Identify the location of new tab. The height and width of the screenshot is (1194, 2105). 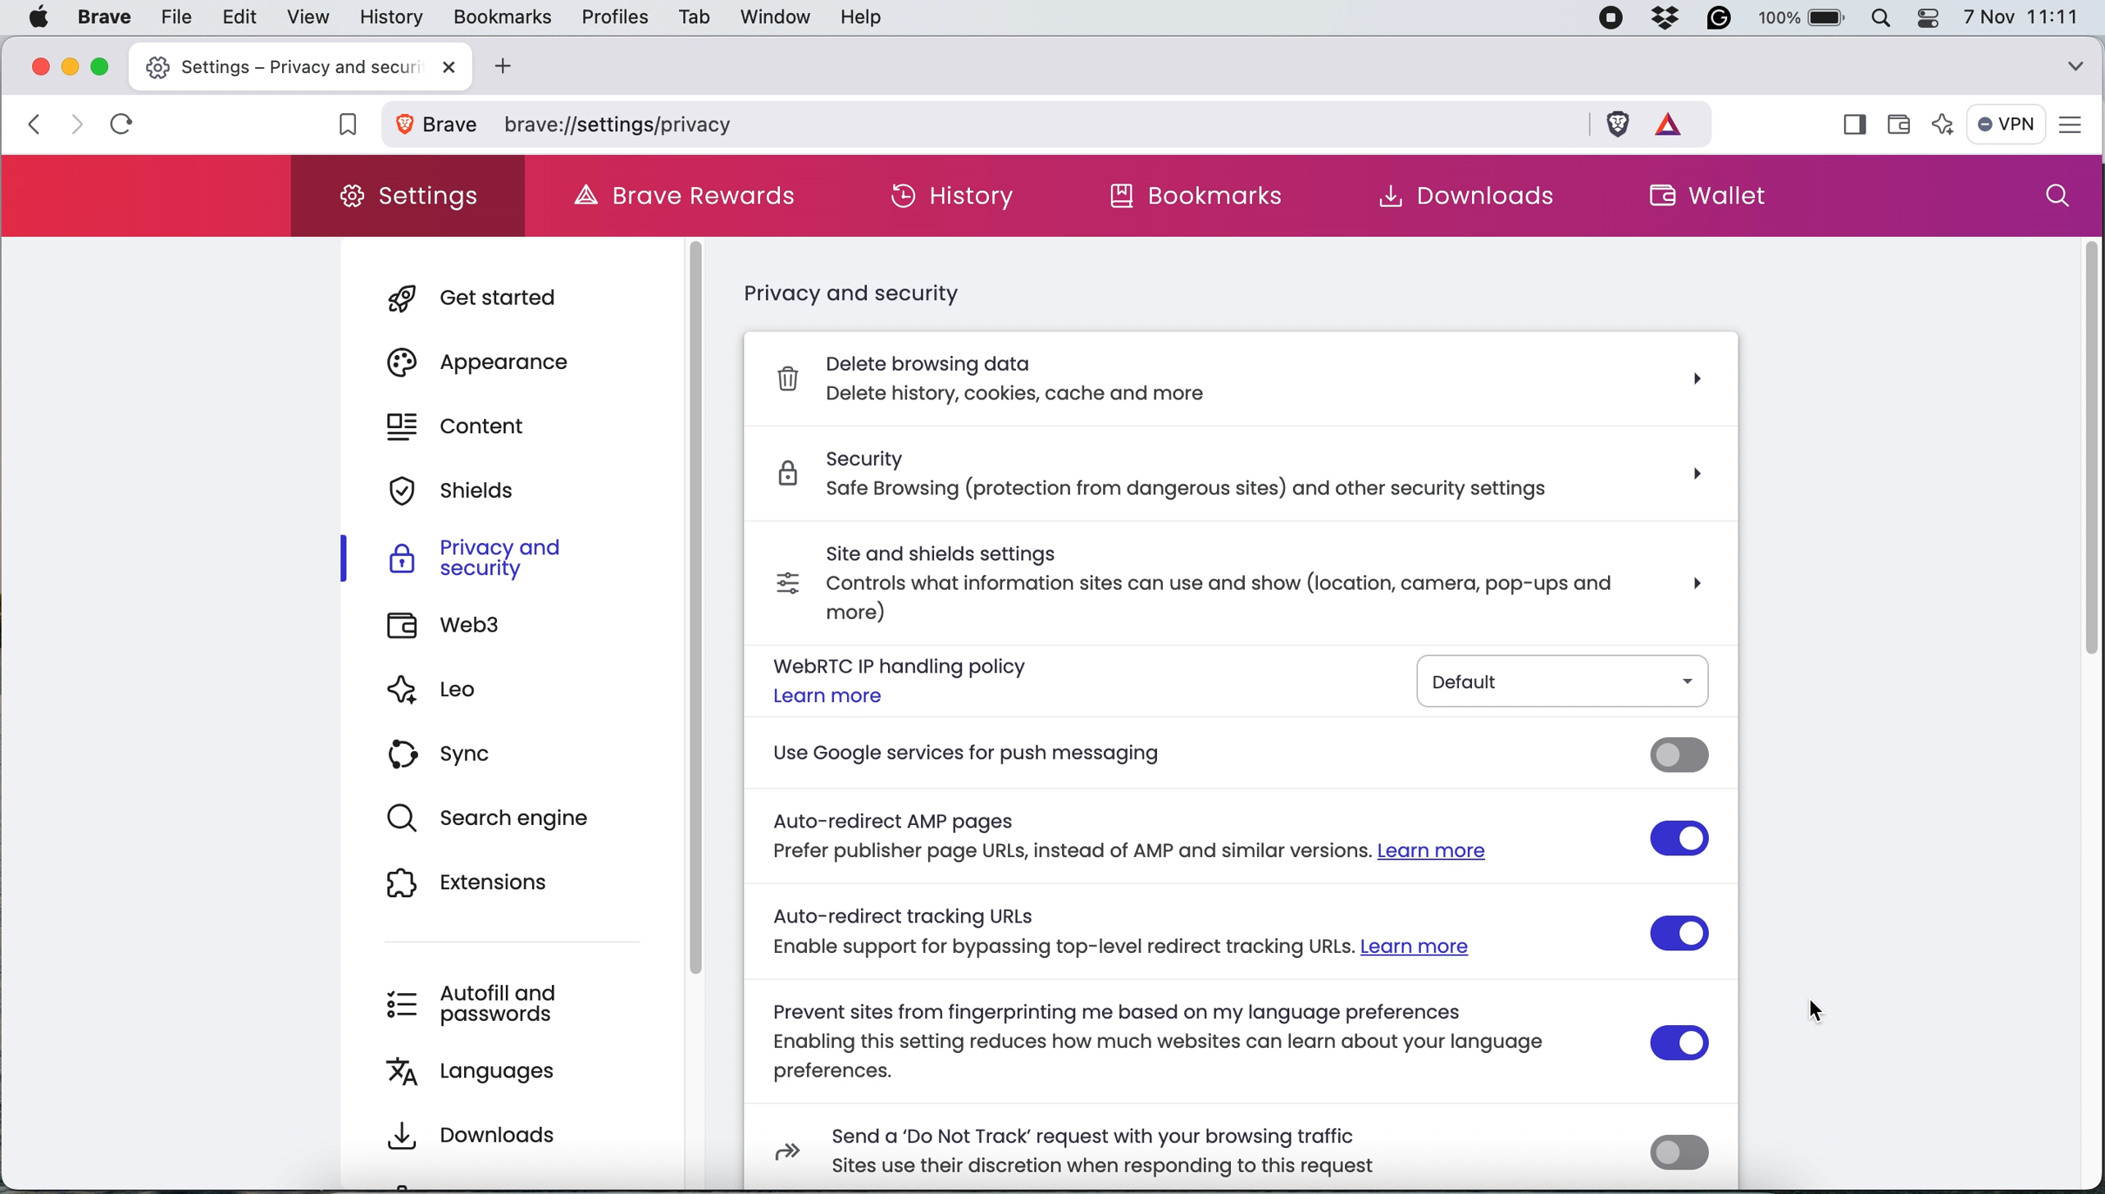
(272, 65).